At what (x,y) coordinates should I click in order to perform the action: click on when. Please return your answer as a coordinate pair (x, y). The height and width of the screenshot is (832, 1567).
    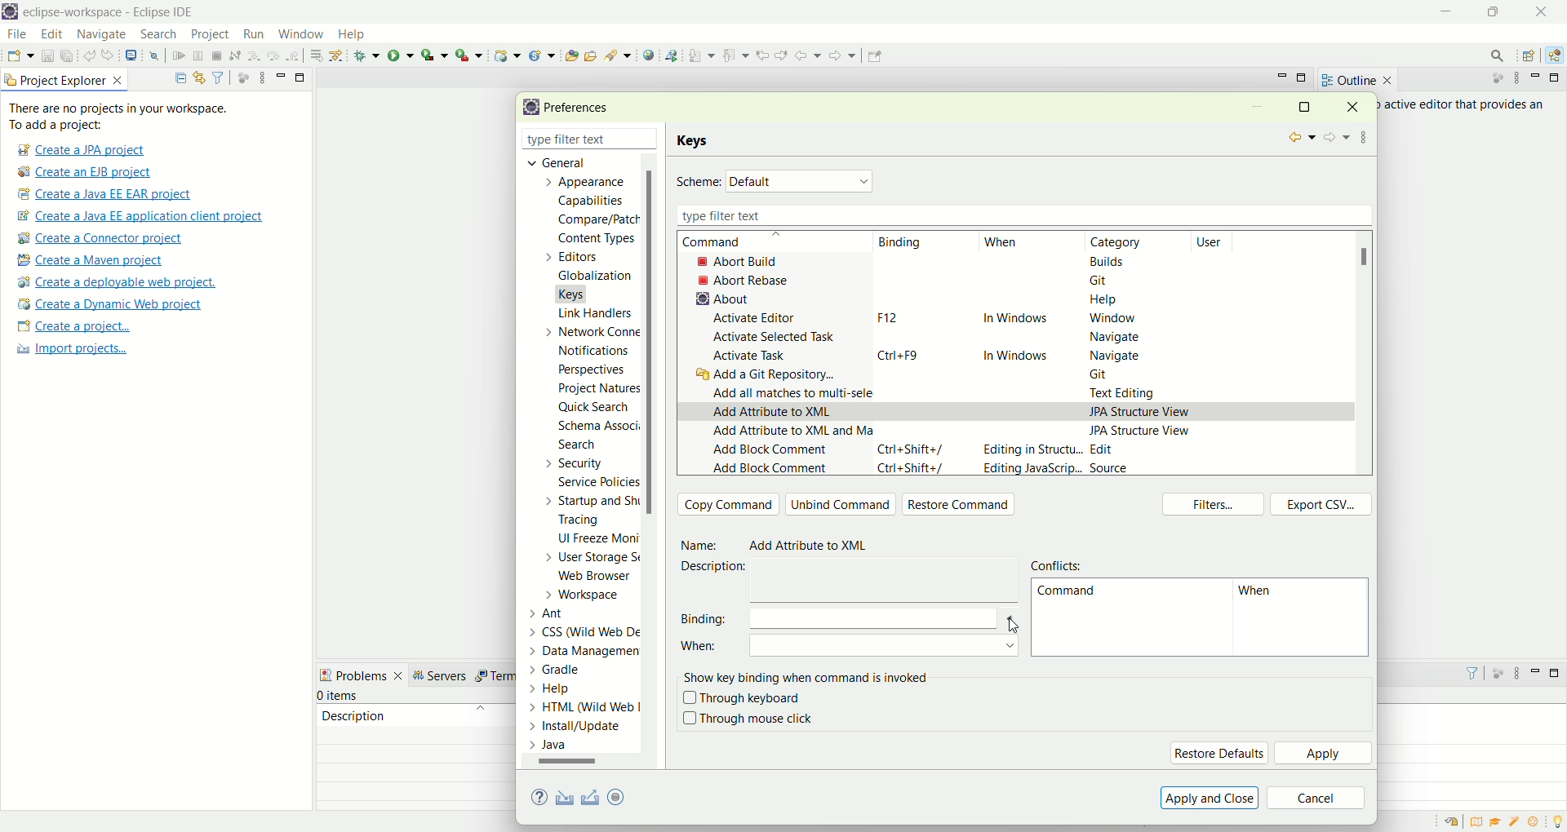
    Looking at the image, I should click on (855, 649).